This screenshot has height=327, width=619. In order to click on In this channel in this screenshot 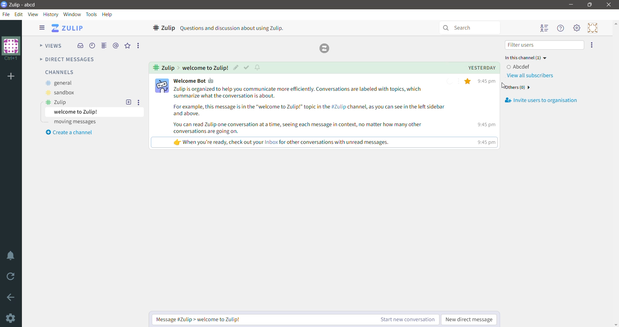, I will do `click(530, 58)`.